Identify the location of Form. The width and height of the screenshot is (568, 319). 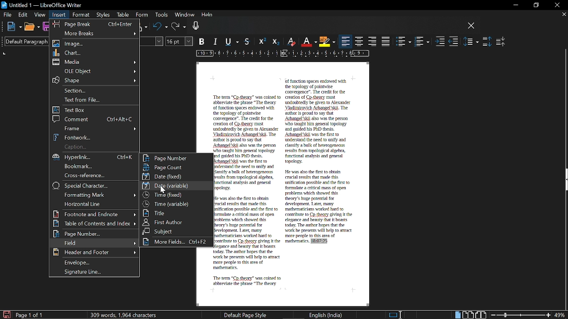
(142, 15).